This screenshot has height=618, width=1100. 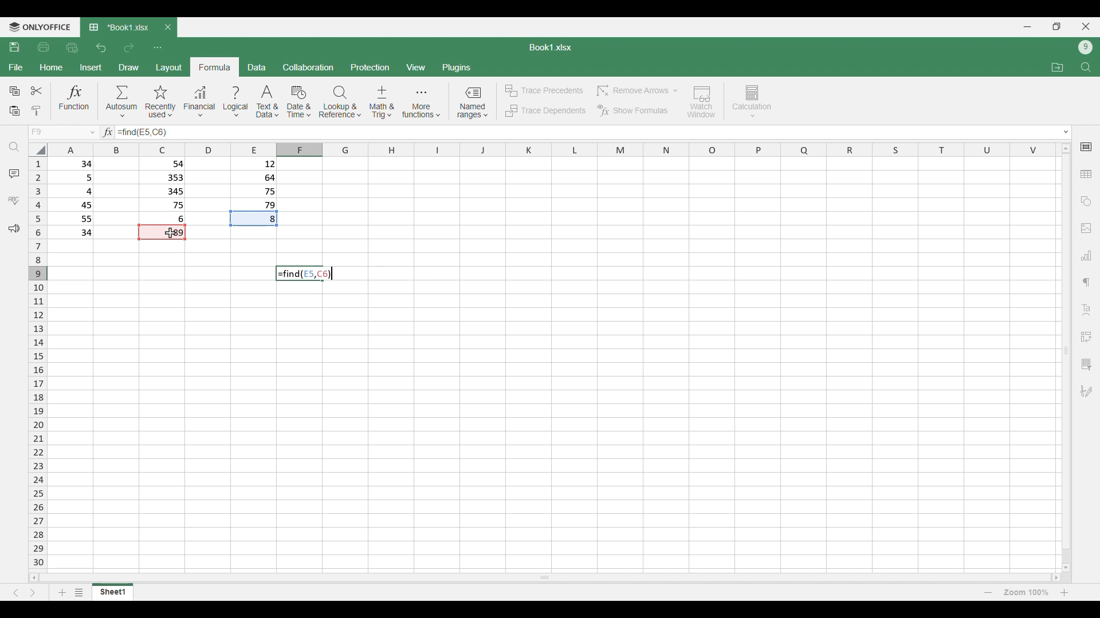 What do you see at coordinates (632, 111) in the screenshot?
I see `Show formulas` at bounding box center [632, 111].